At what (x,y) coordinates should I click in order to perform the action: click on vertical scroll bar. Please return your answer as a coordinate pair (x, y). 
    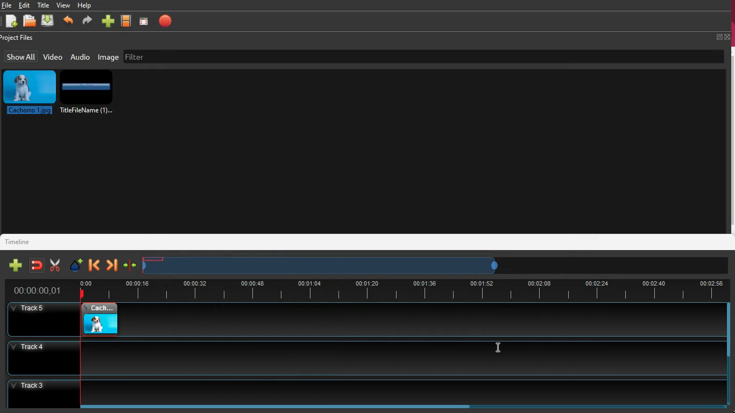
    Looking at the image, I should click on (730, 141).